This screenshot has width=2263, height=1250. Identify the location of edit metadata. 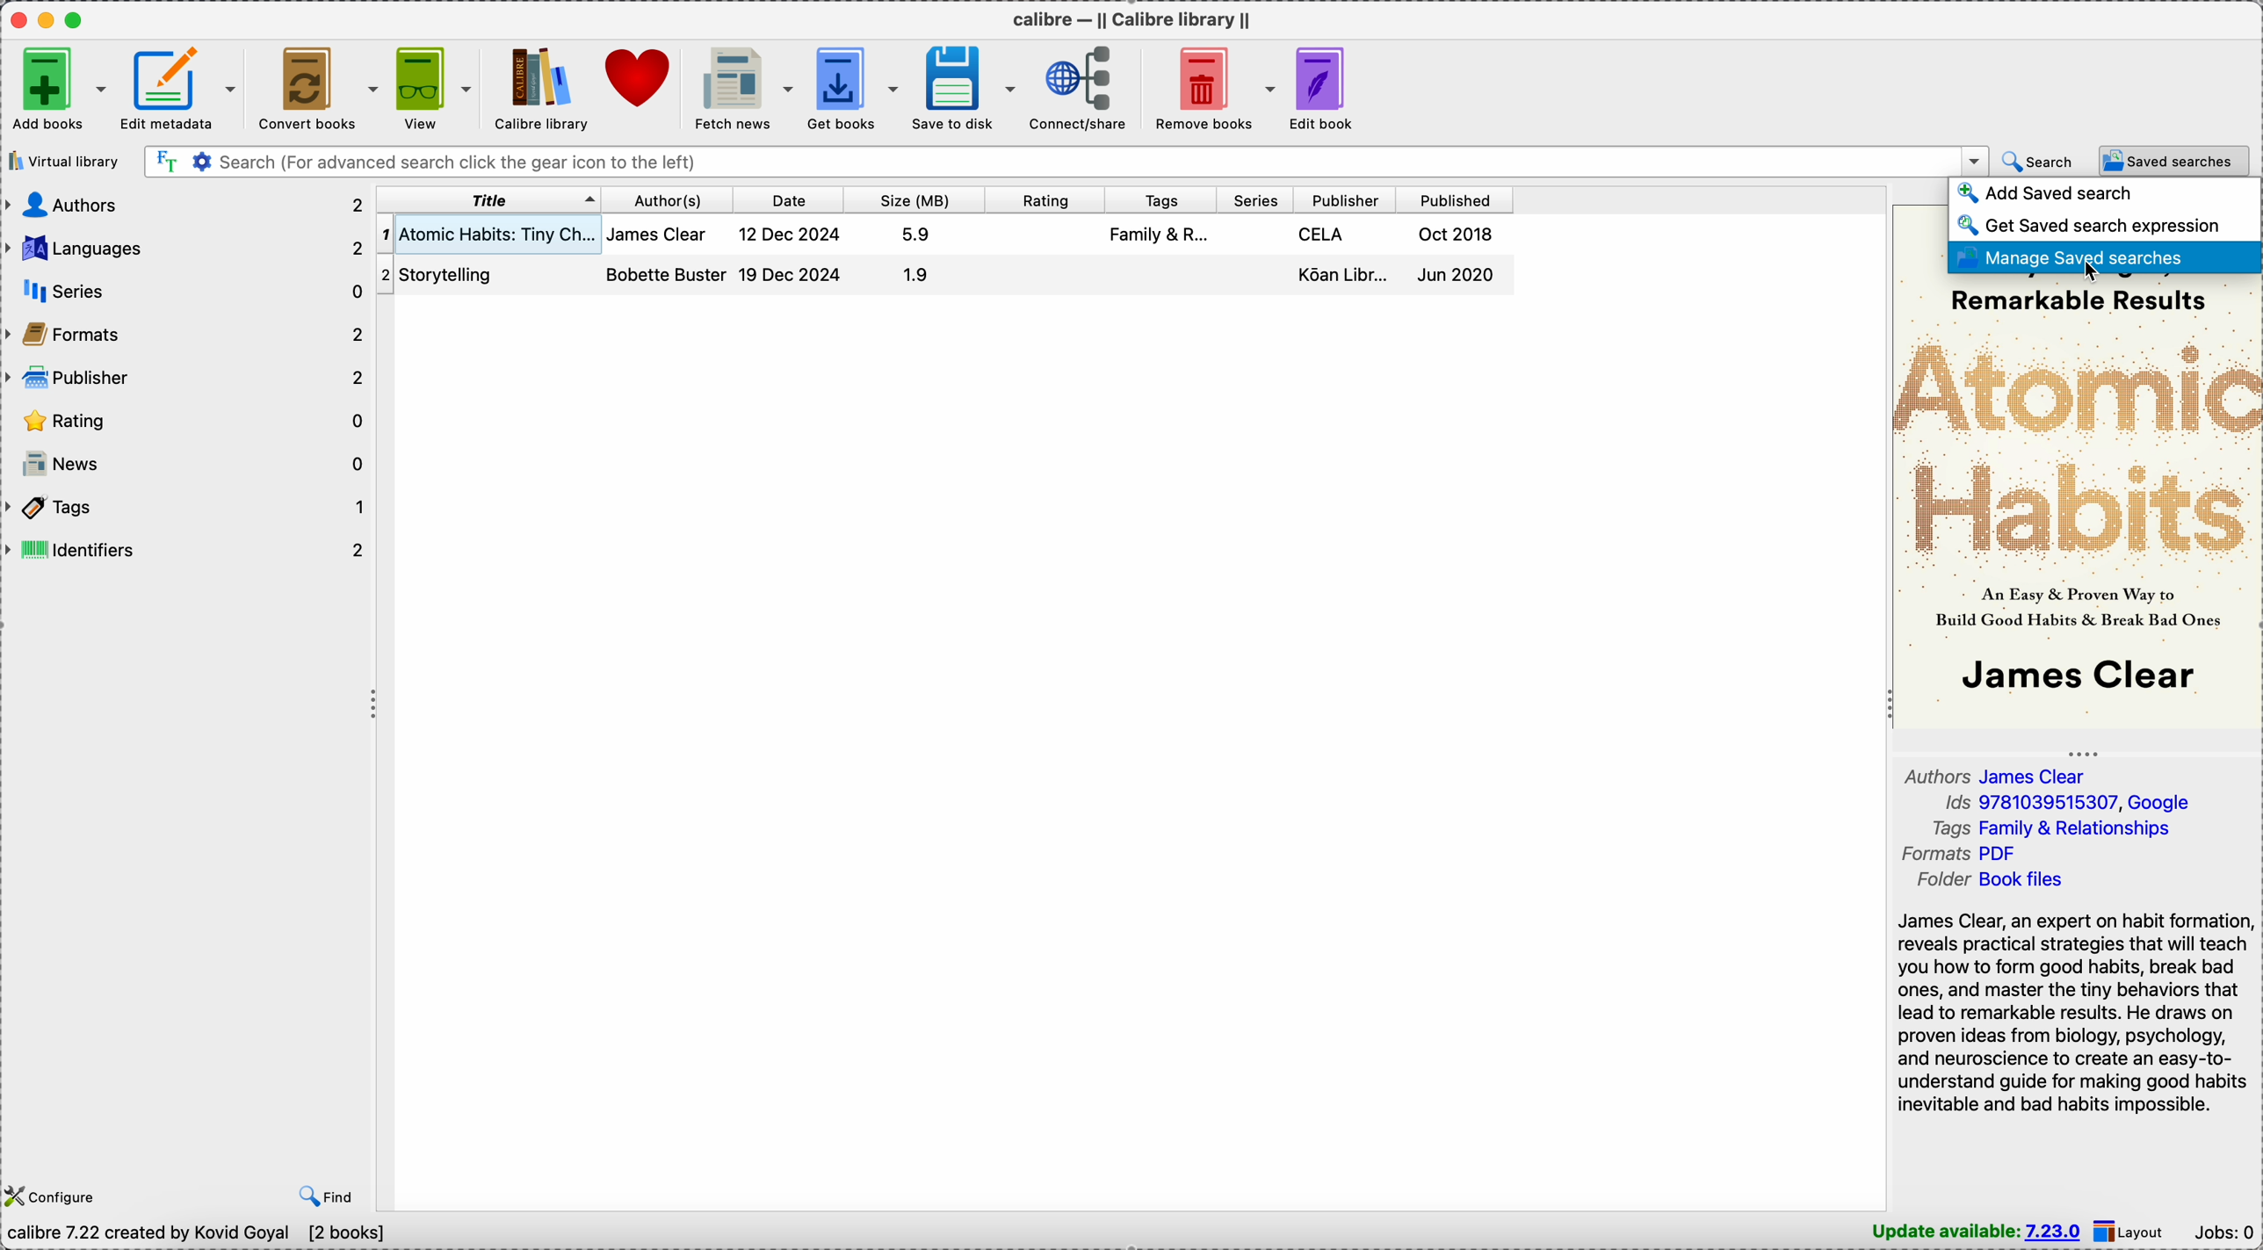
(179, 89).